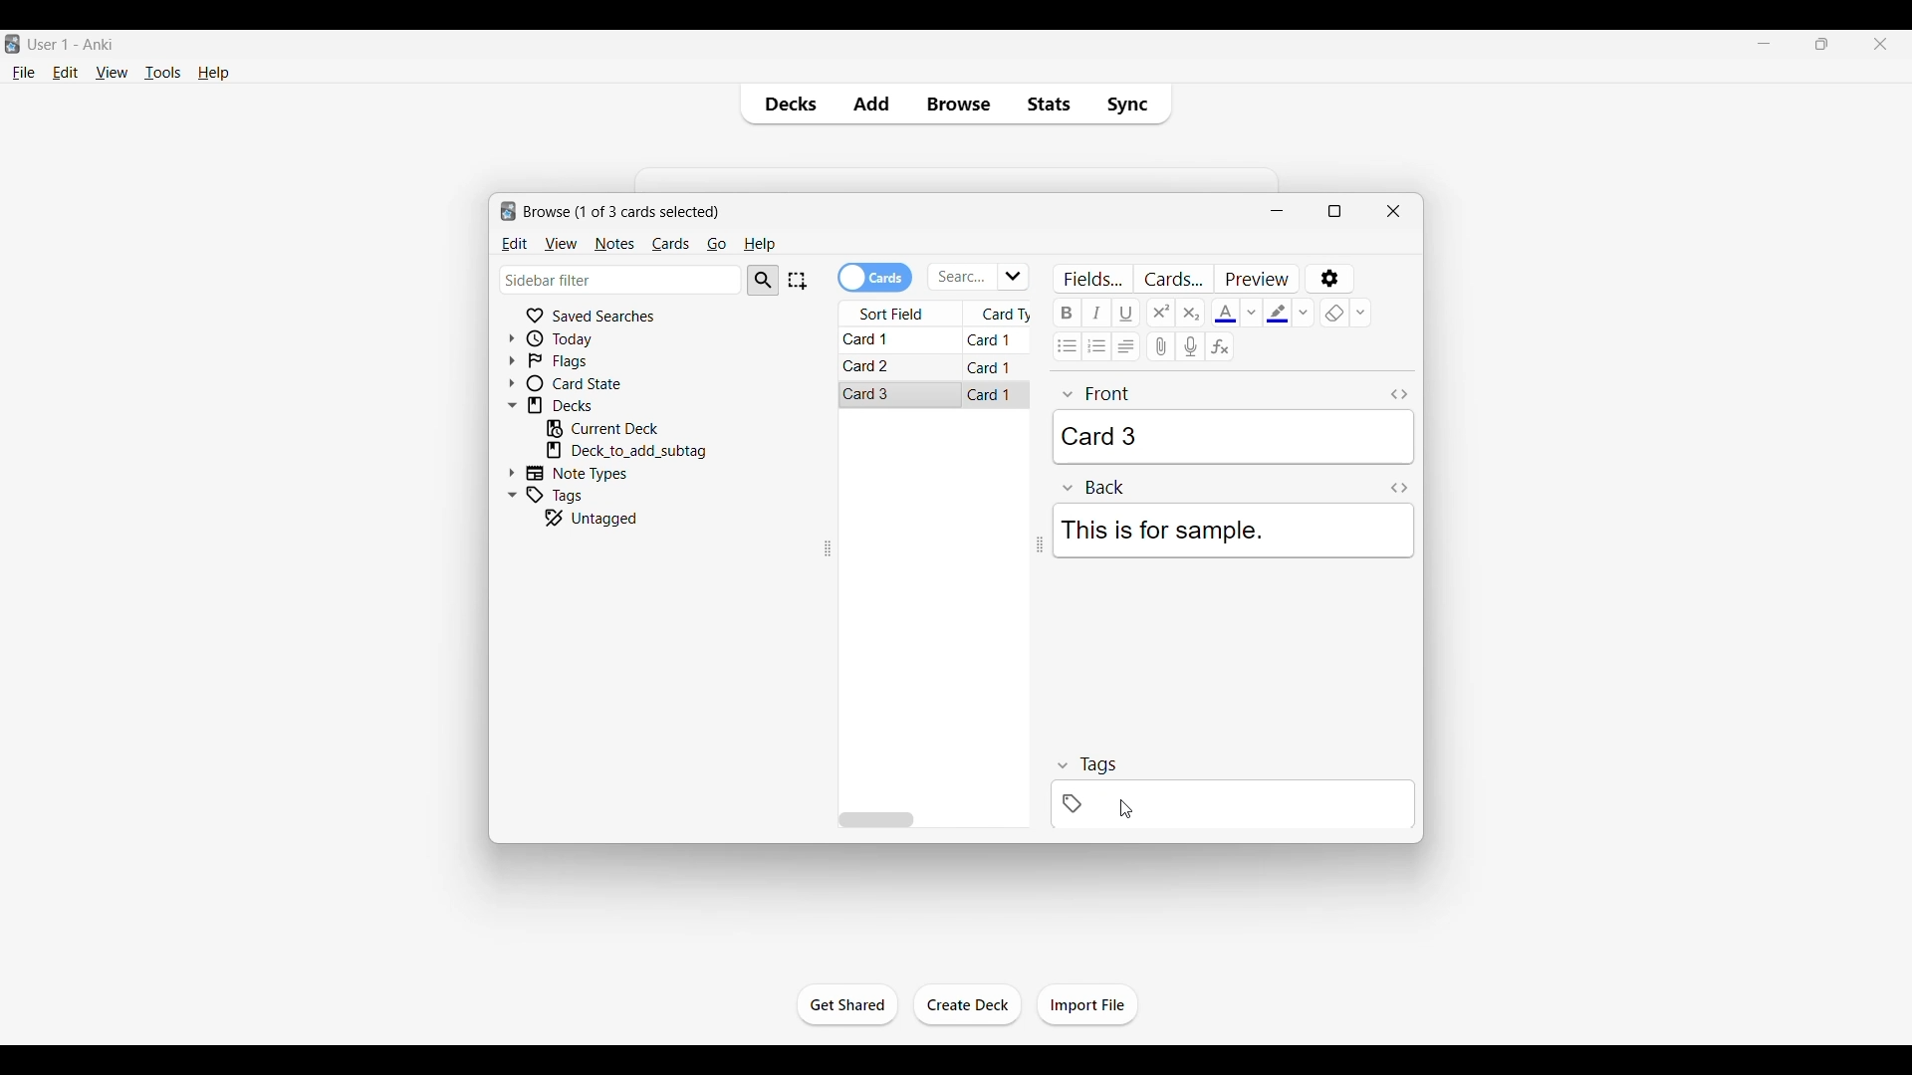  Describe the element at coordinates (1067, 346) in the screenshot. I see `Unordered list` at that location.